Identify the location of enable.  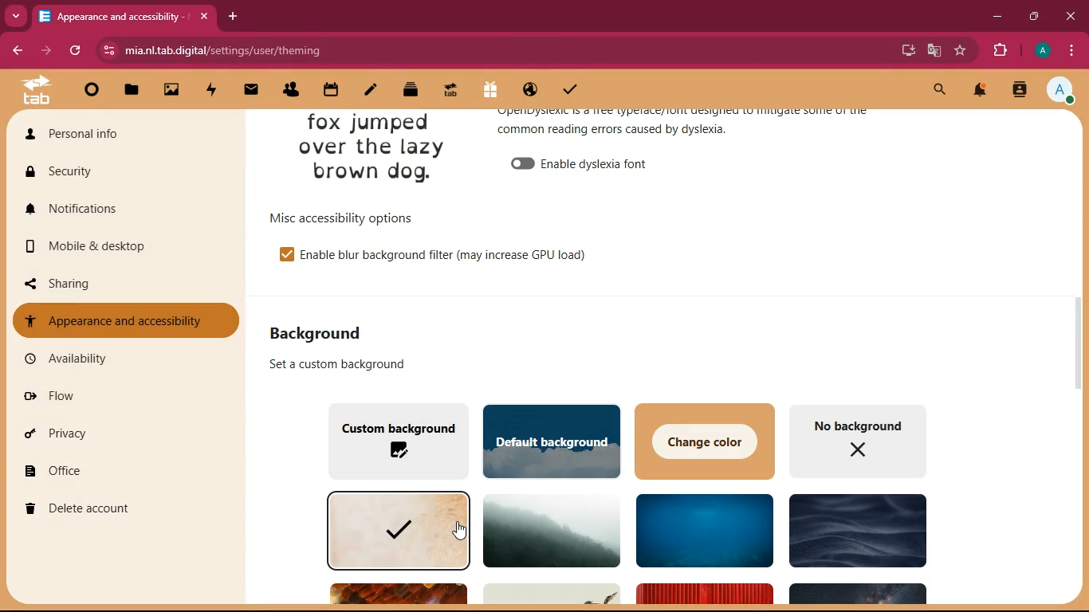
(606, 165).